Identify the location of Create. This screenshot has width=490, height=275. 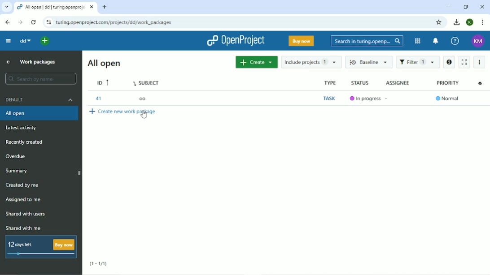
(256, 62).